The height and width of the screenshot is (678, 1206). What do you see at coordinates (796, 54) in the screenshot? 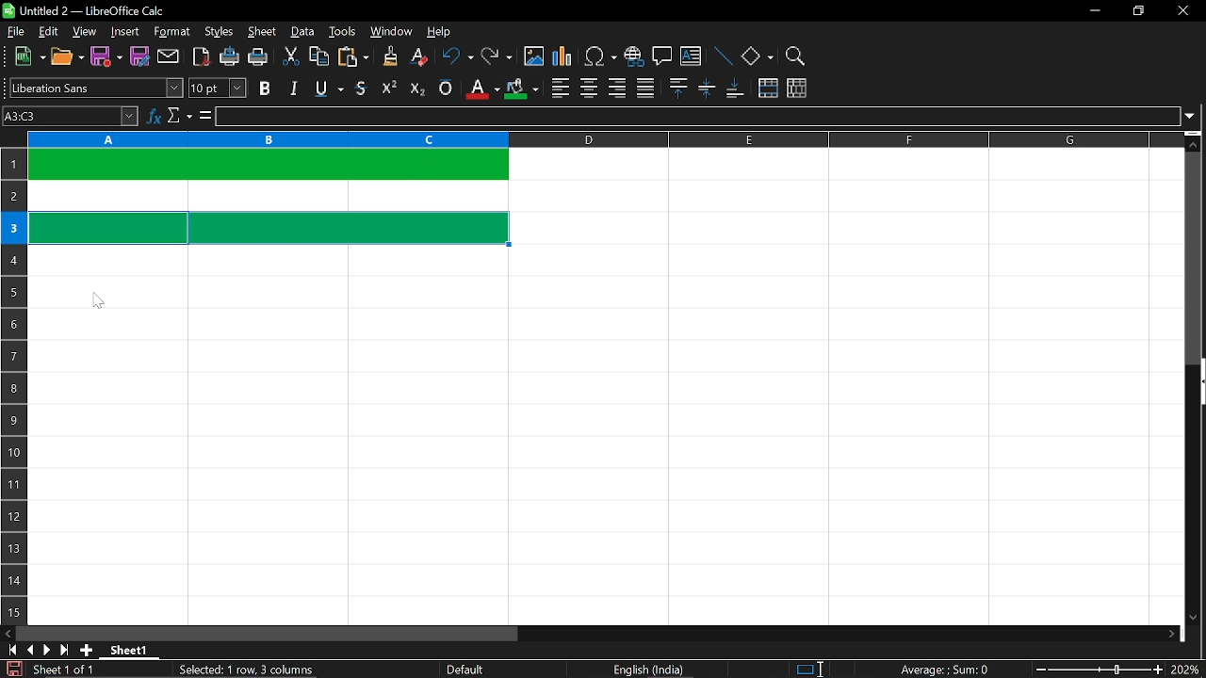
I see `zoom` at bounding box center [796, 54].